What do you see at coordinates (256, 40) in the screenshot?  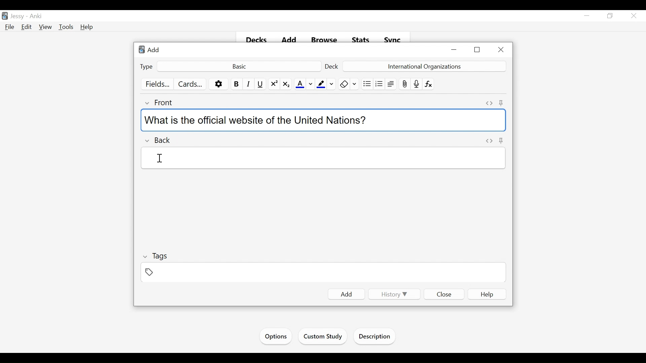 I see `Decks` at bounding box center [256, 40].